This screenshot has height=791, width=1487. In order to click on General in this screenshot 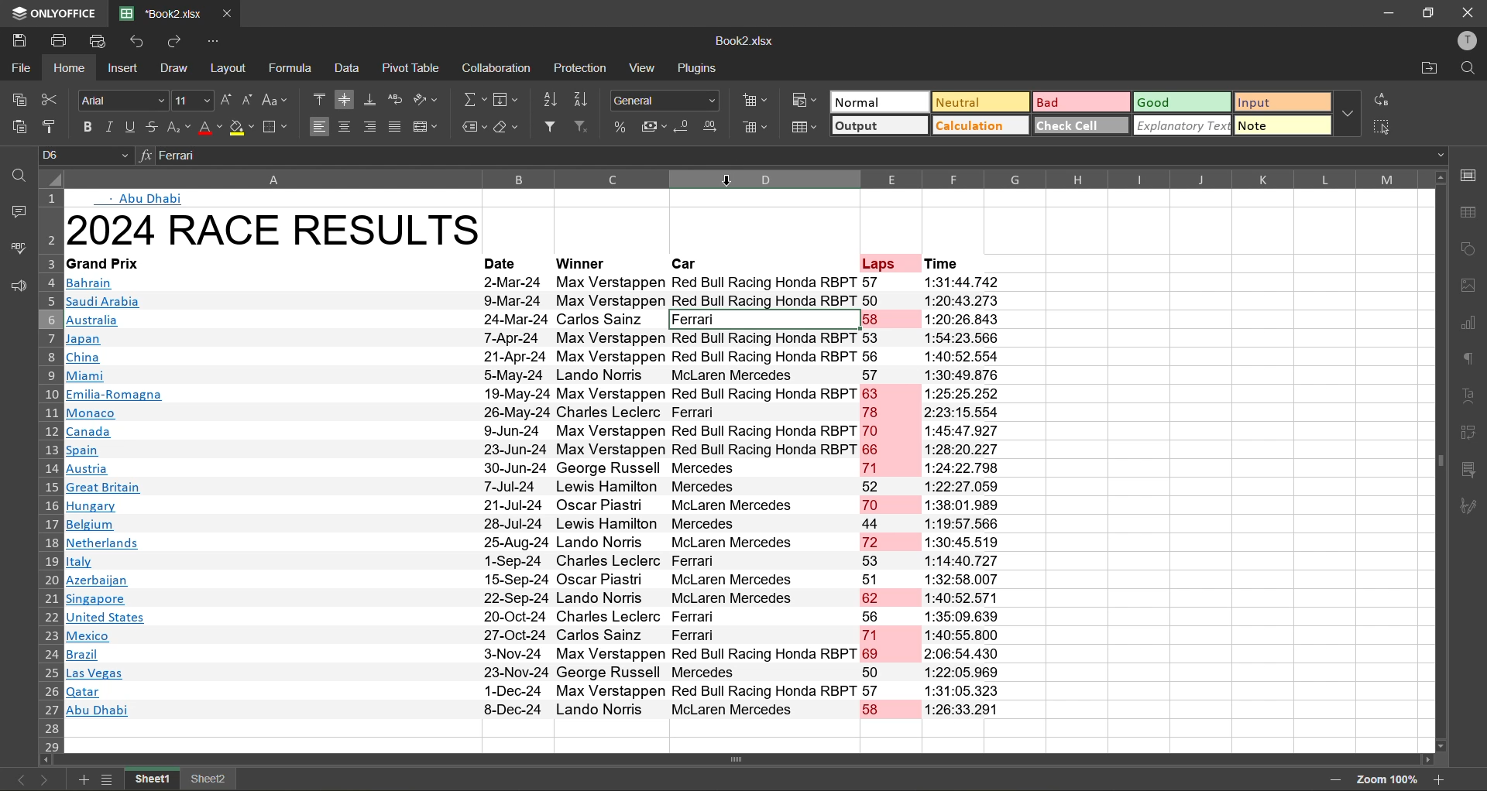, I will do `click(664, 98)`.